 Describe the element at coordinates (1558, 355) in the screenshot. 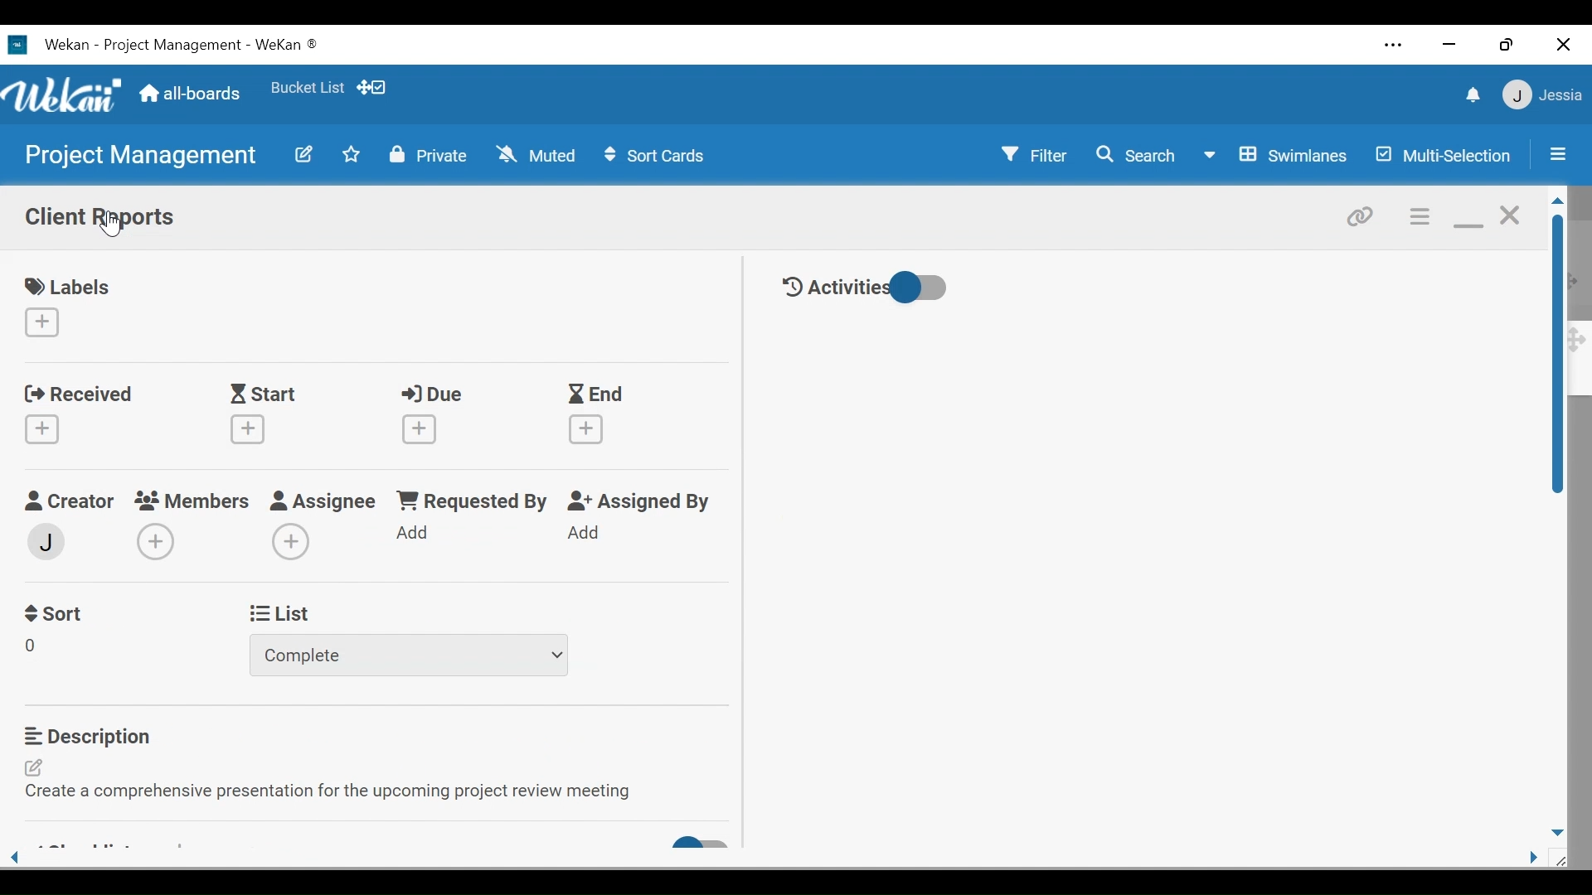

I see `Vertical Scroll bar` at that location.